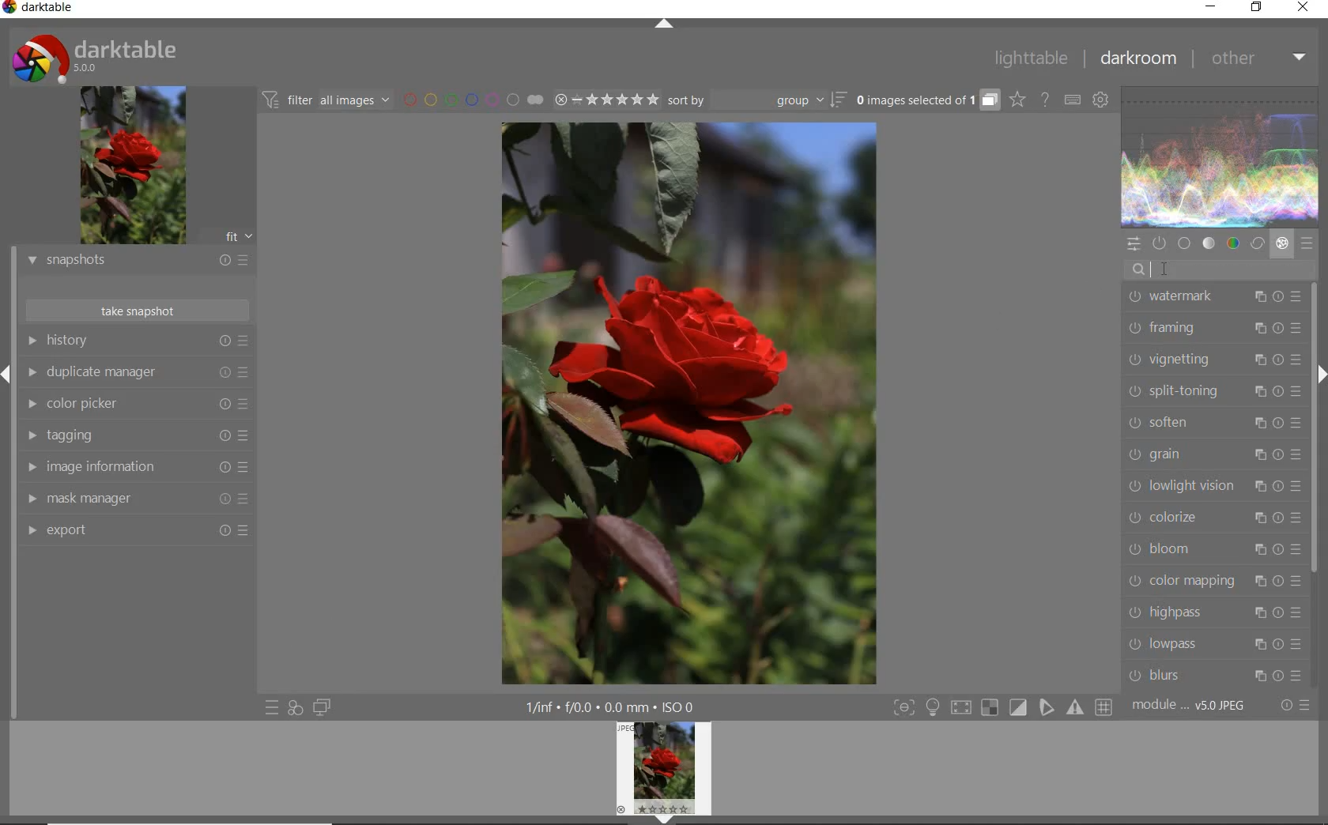  What do you see at coordinates (1100, 101) in the screenshot?
I see `show global preferences` at bounding box center [1100, 101].